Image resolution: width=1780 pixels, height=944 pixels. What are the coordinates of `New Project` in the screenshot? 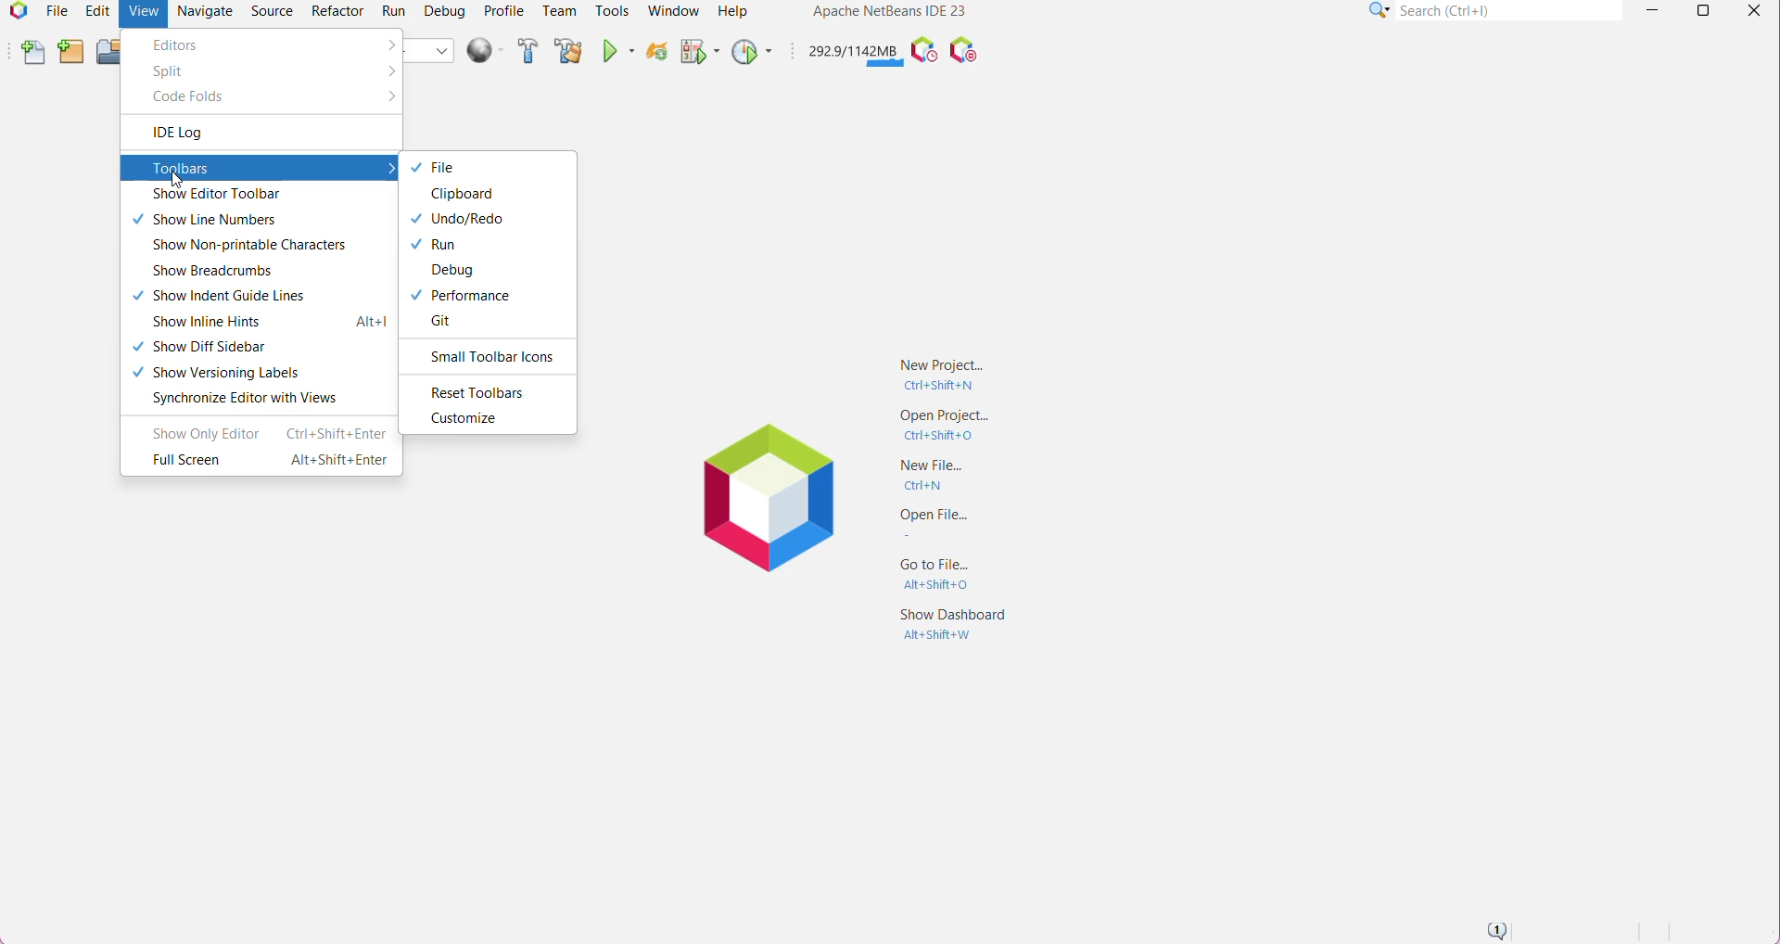 It's located at (70, 53).